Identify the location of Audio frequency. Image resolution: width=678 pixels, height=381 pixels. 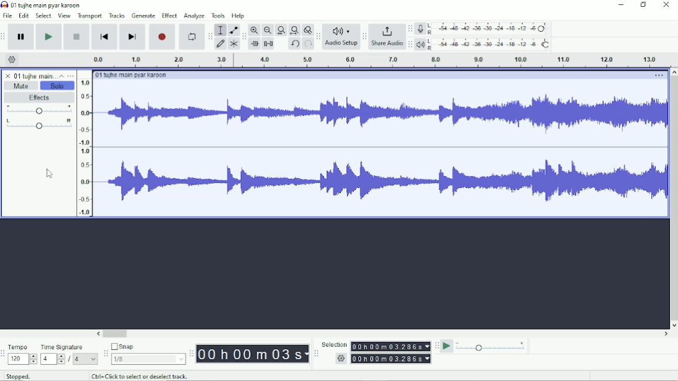
(380, 148).